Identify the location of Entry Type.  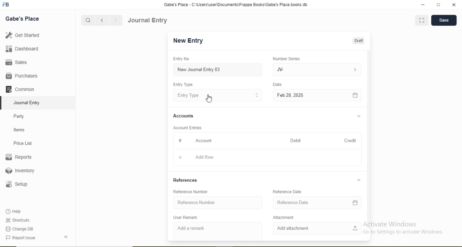
(182, 84).